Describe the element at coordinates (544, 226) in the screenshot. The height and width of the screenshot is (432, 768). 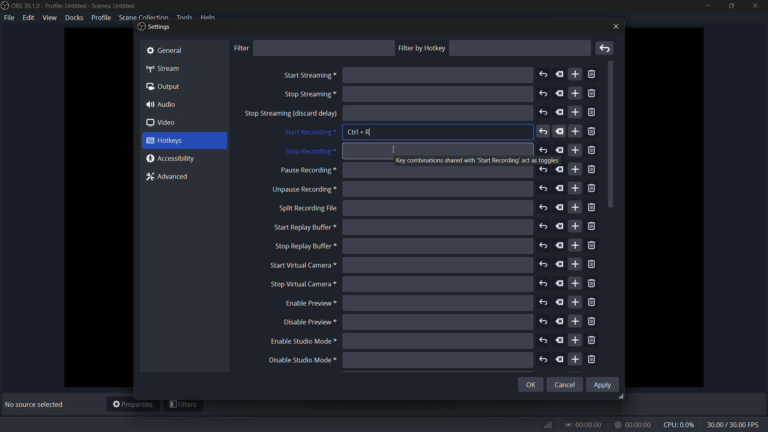
I see `undo` at that location.